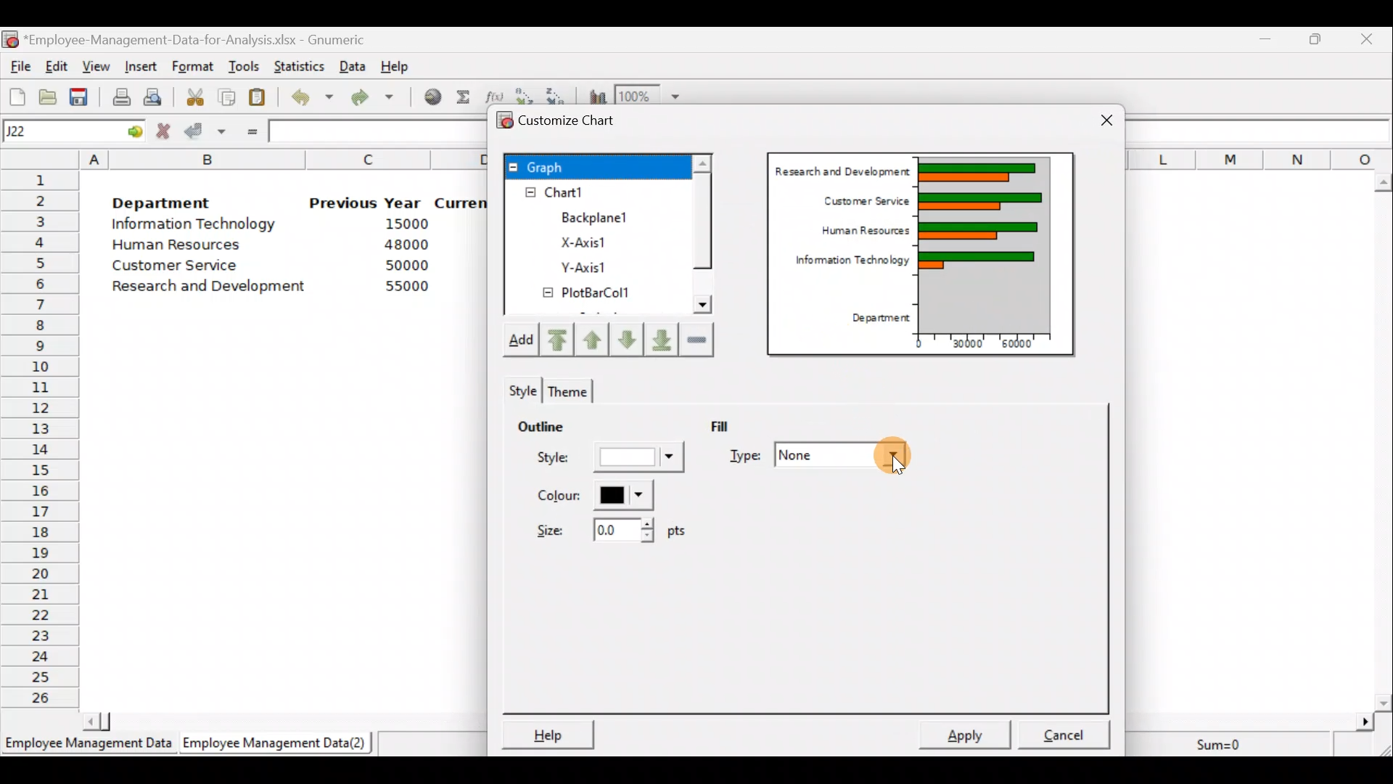 The height and width of the screenshot is (784, 1393). Describe the element at coordinates (624, 338) in the screenshot. I see `Move up` at that location.